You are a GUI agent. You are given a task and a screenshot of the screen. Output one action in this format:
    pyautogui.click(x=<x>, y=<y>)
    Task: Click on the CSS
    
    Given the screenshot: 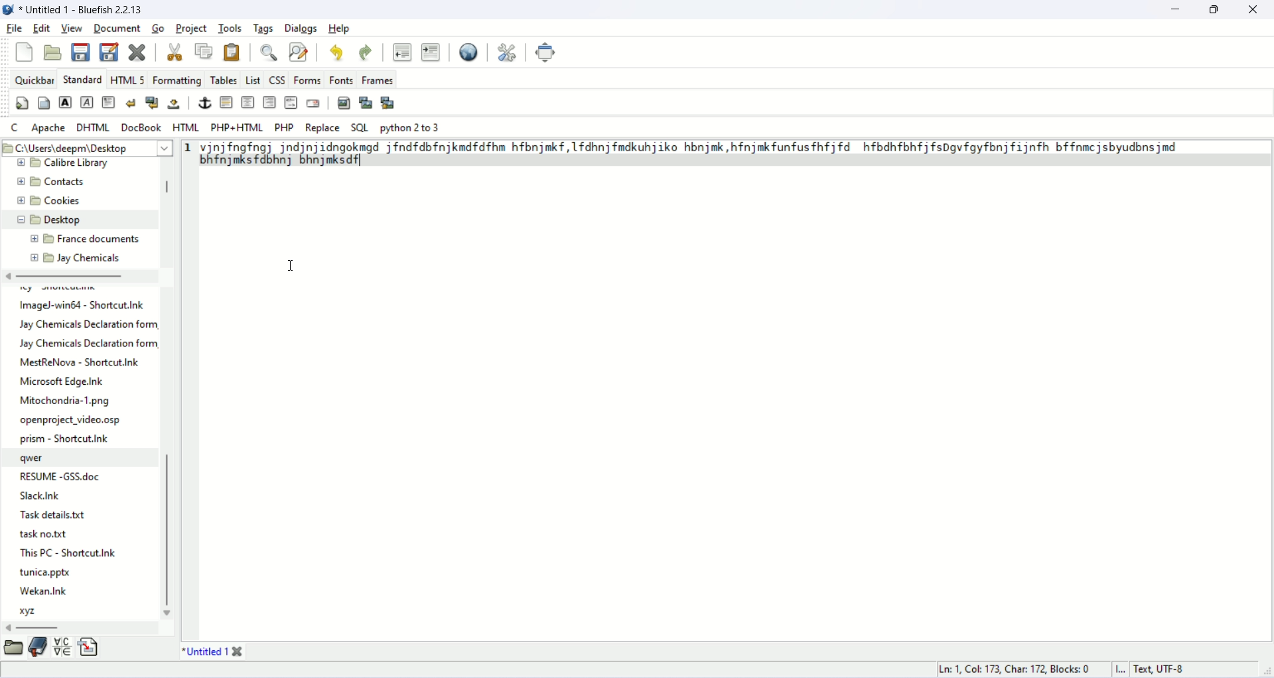 What is the action you would take?
    pyautogui.click(x=276, y=80)
    